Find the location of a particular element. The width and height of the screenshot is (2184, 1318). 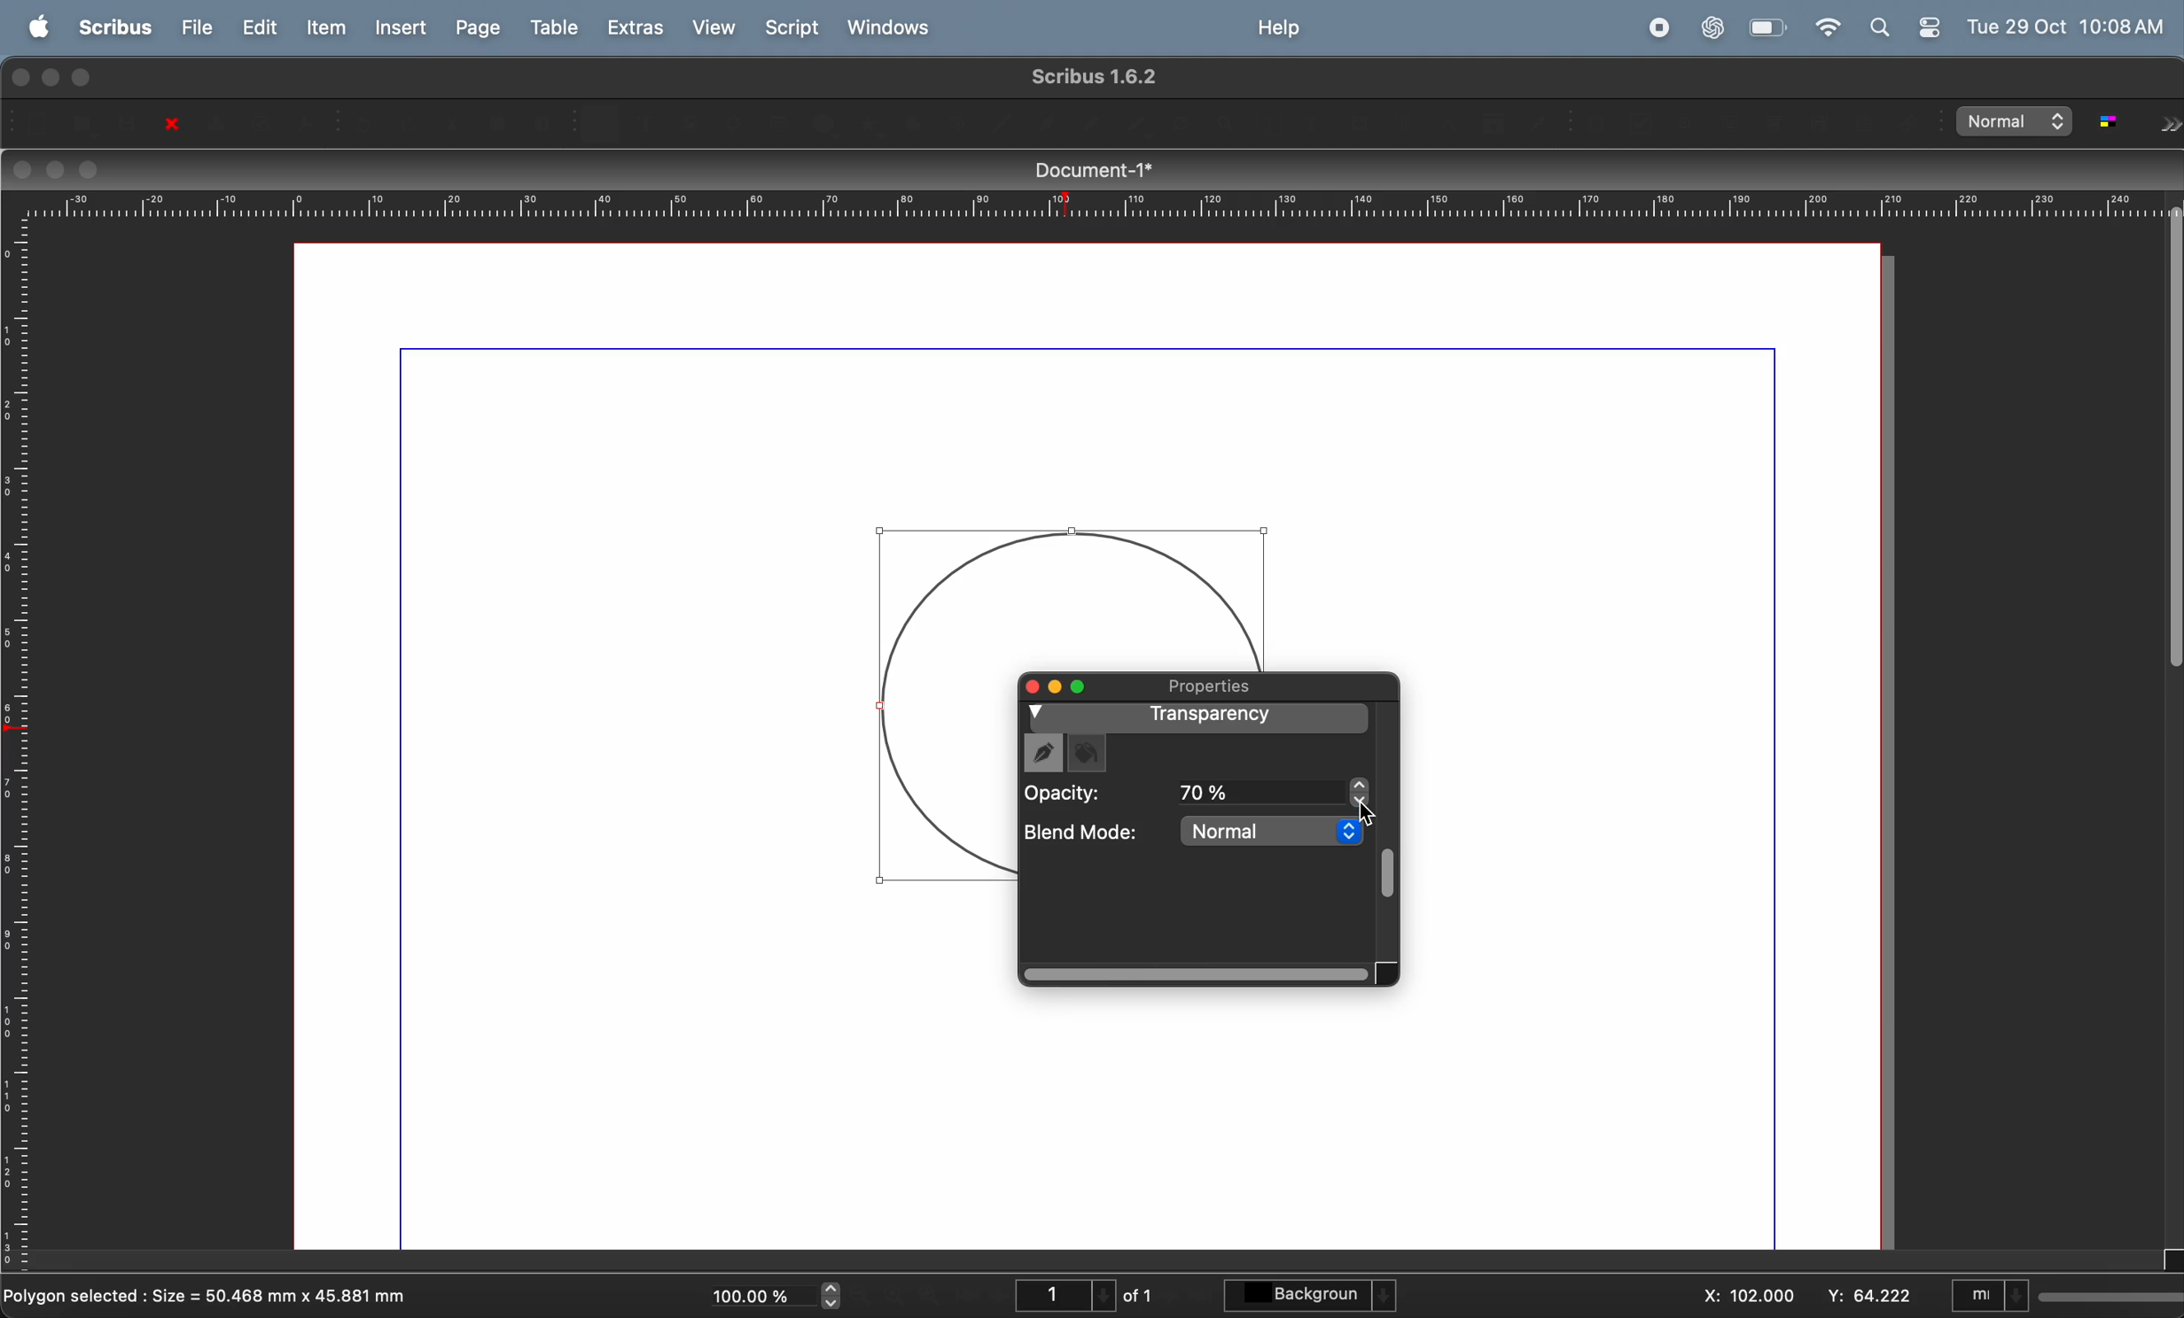

minimize is located at coordinates (1055, 686).